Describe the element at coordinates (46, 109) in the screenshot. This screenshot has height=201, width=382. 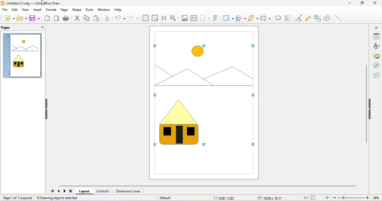
I see `hide` at that location.